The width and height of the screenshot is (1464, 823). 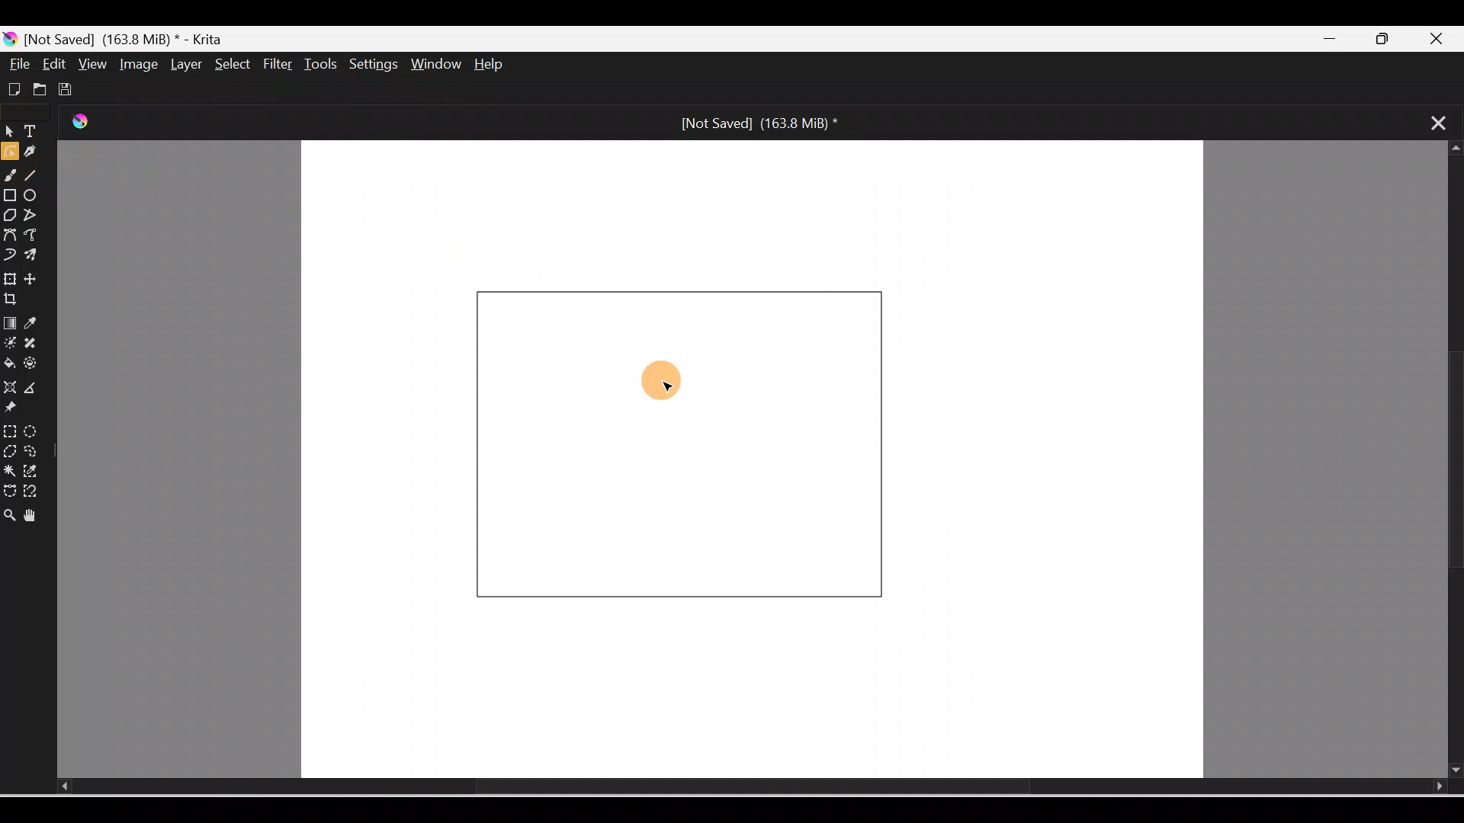 What do you see at coordinates (36, 178) in the screenshot?
I see `Line` at bounding box center [36, 178].